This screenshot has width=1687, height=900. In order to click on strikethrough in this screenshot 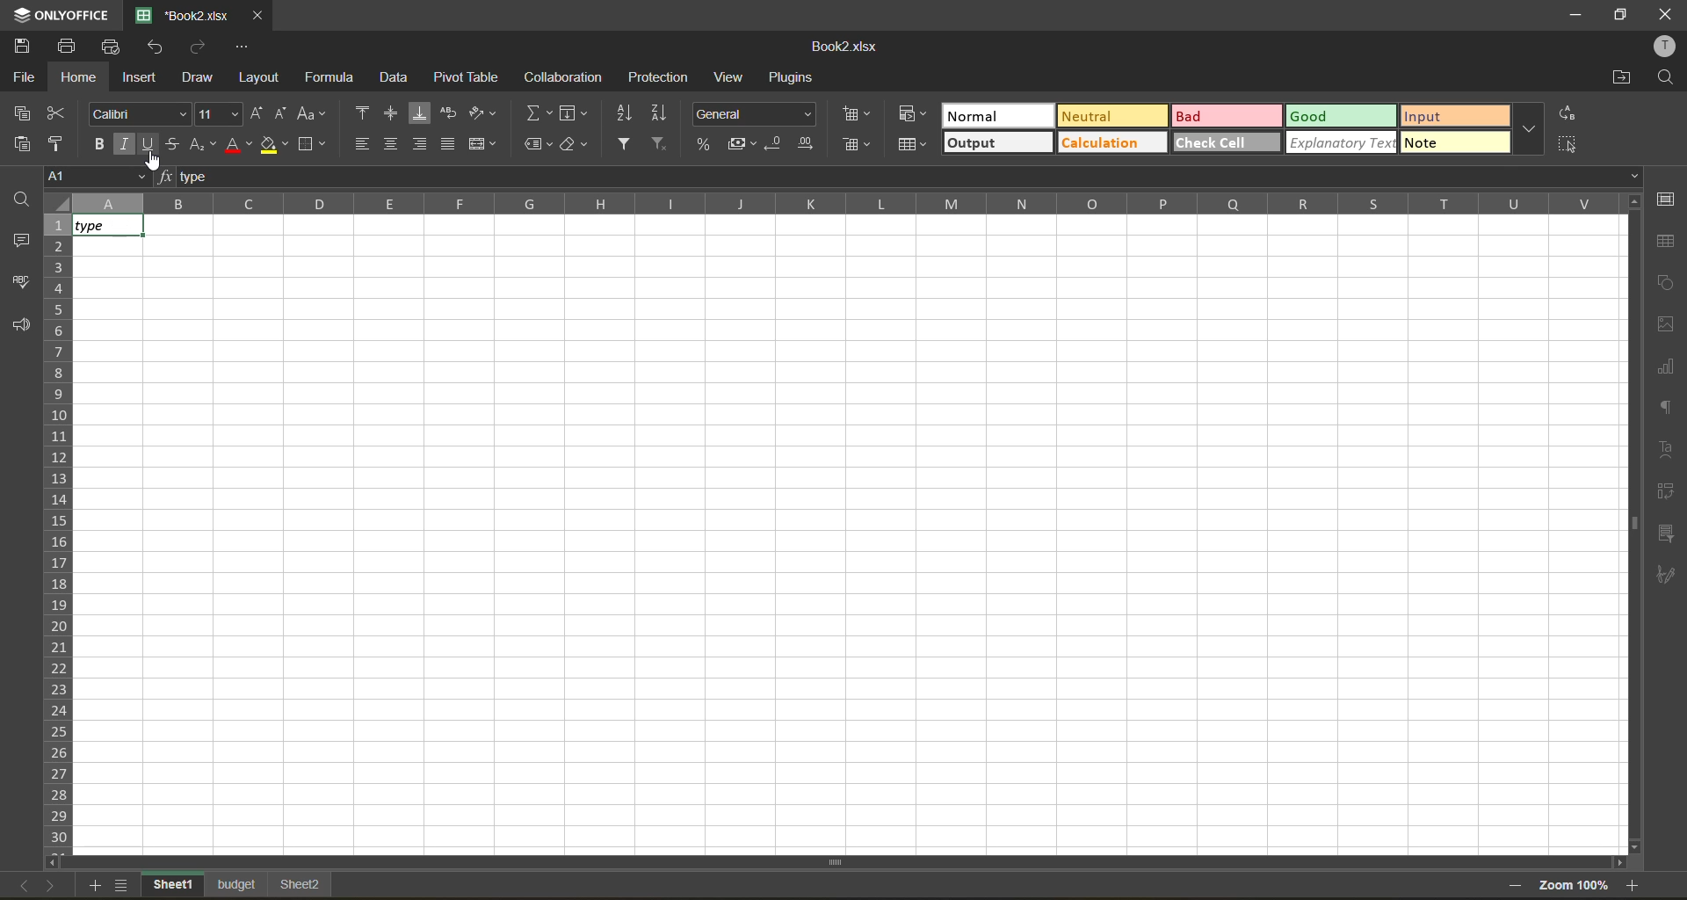, I will do `click(177, 144)`.